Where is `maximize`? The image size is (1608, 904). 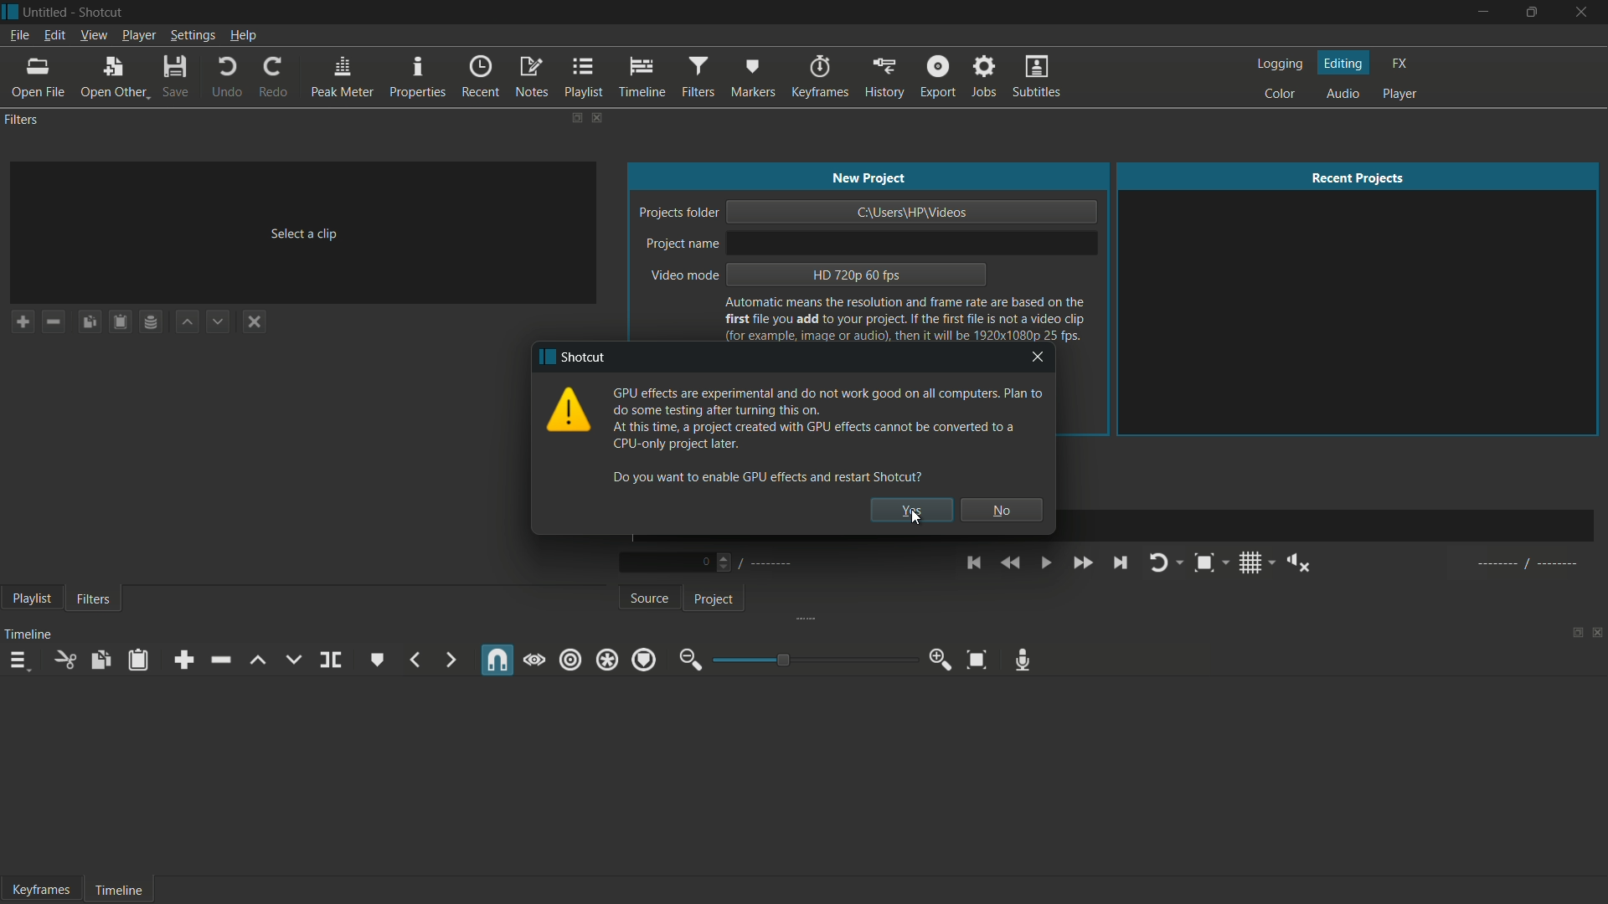 maximize is located at coordinates (1530, 13).